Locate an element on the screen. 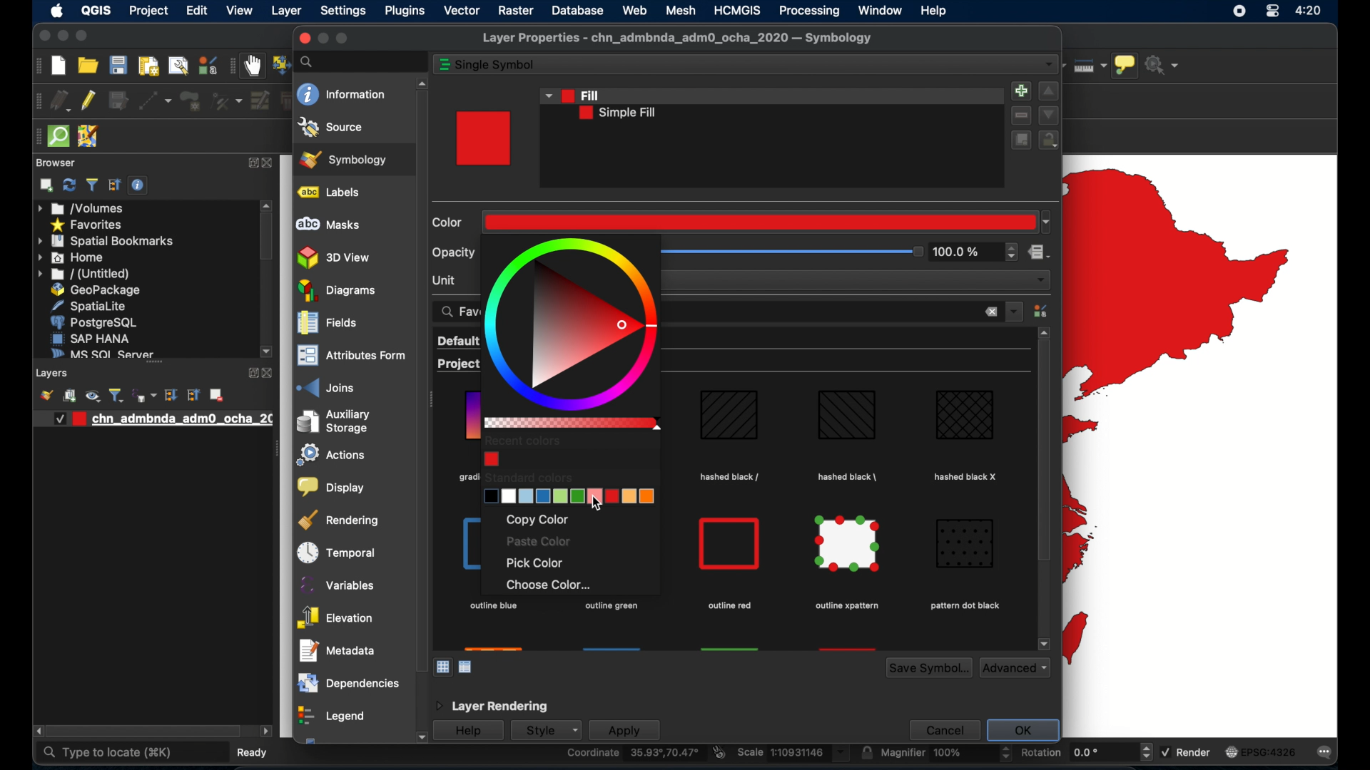 The width and height of the screenshot is (1370, 770). red is located at coordinates (492, 458).